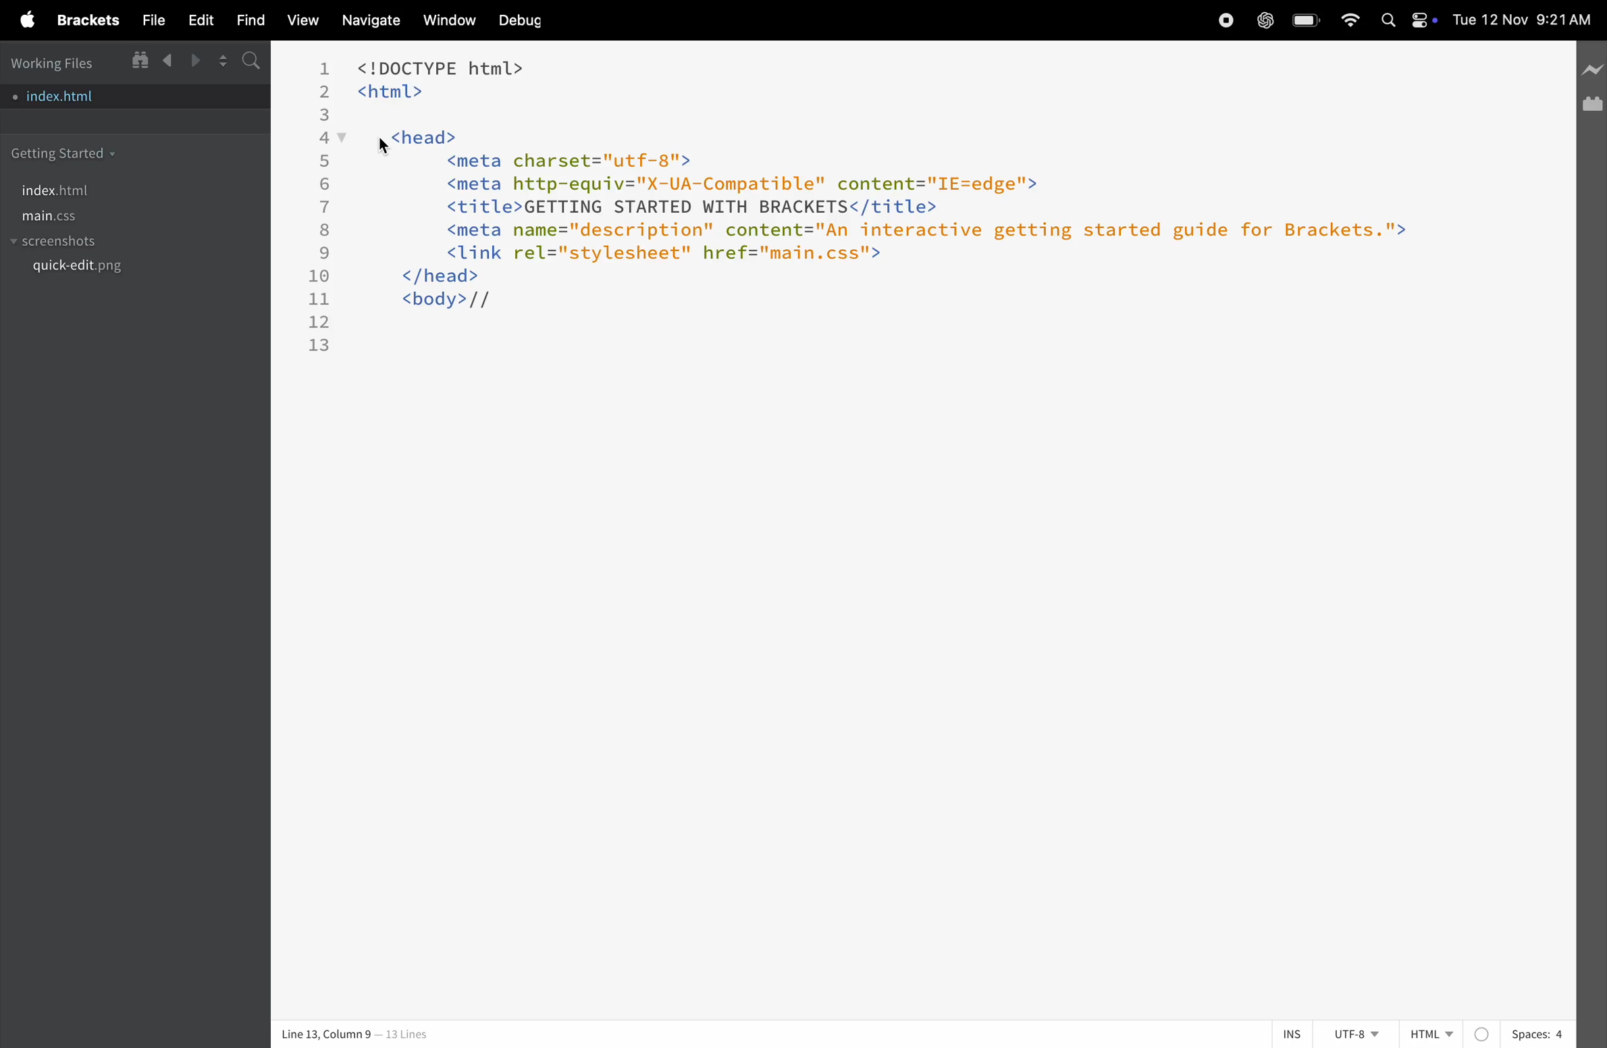  Describe the element at coordinates (86, 19) in the screenshot. I see `brackets` at that location.